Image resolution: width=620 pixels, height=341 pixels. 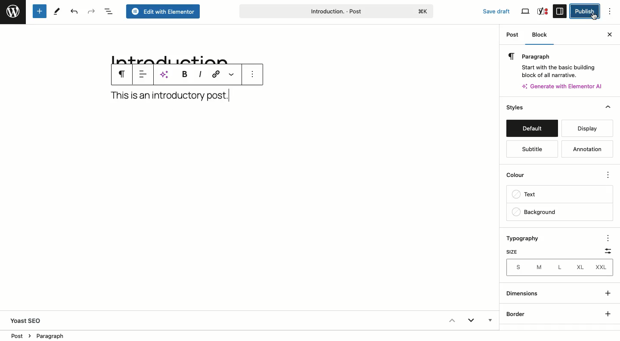 I want to click on Redo, so click(x=92, y=11).